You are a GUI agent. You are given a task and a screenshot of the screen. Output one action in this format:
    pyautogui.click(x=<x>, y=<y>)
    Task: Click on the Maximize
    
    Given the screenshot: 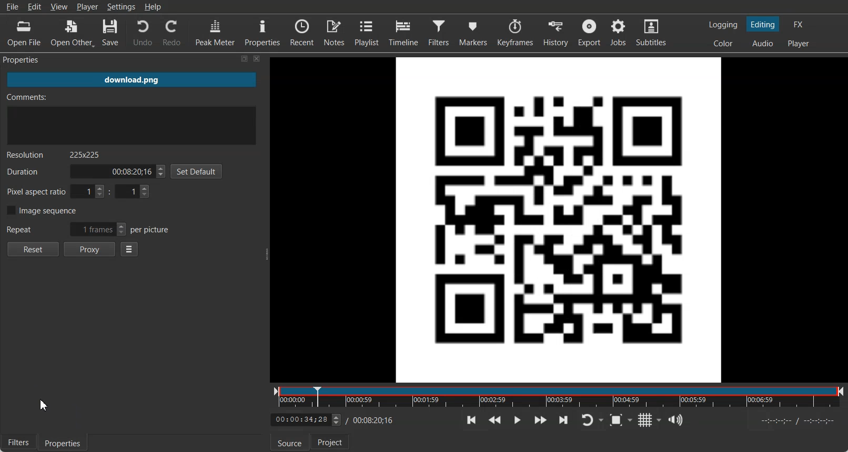 What is the action you would take?
    pyautogui.click(x=245, y=59)
    